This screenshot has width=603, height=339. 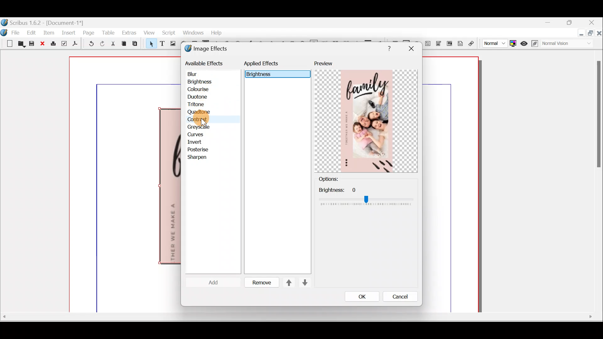 What do you see at coordinates (43, 22) in the screenshot?
I see `Document name` at bounding box center [43, 22].